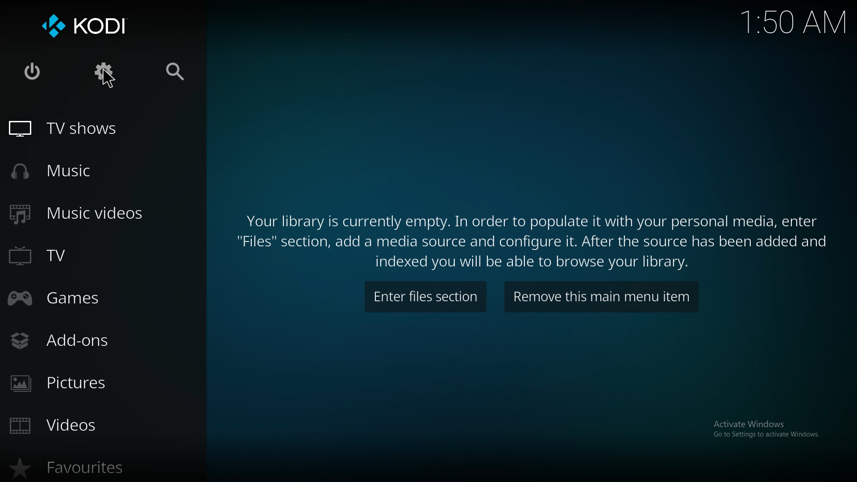 The image size is (857, 482). Describe the element at coordinates (795, 22) in the screenshot. I see `1:50 AM` at that location.